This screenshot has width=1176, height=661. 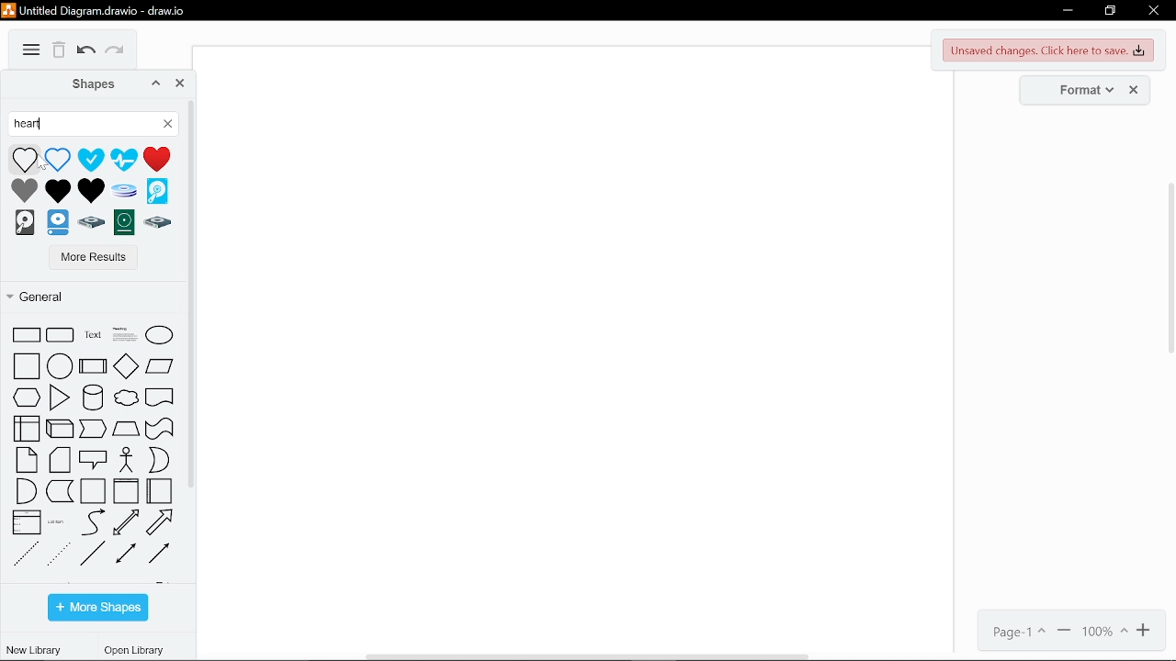 I want to click on shapes, so click(x=84, y=84).